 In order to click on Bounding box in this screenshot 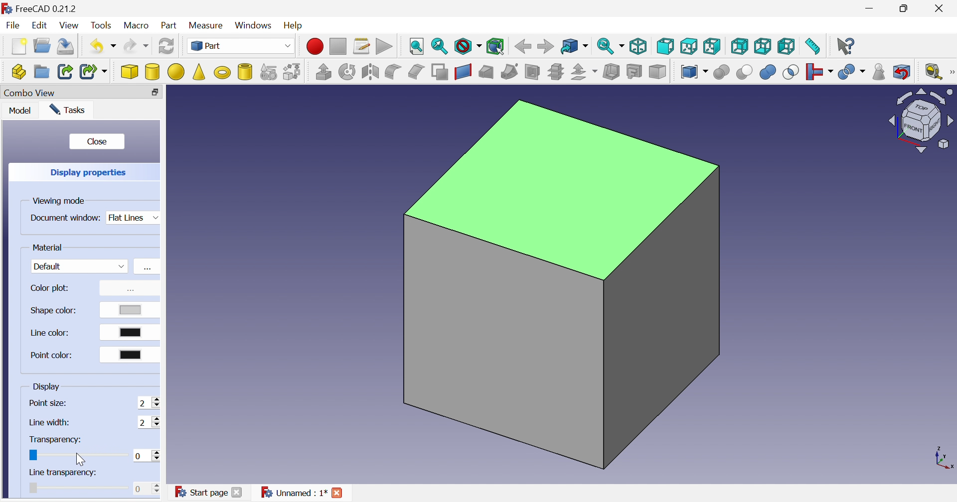, I will do `click(496, 45)`.